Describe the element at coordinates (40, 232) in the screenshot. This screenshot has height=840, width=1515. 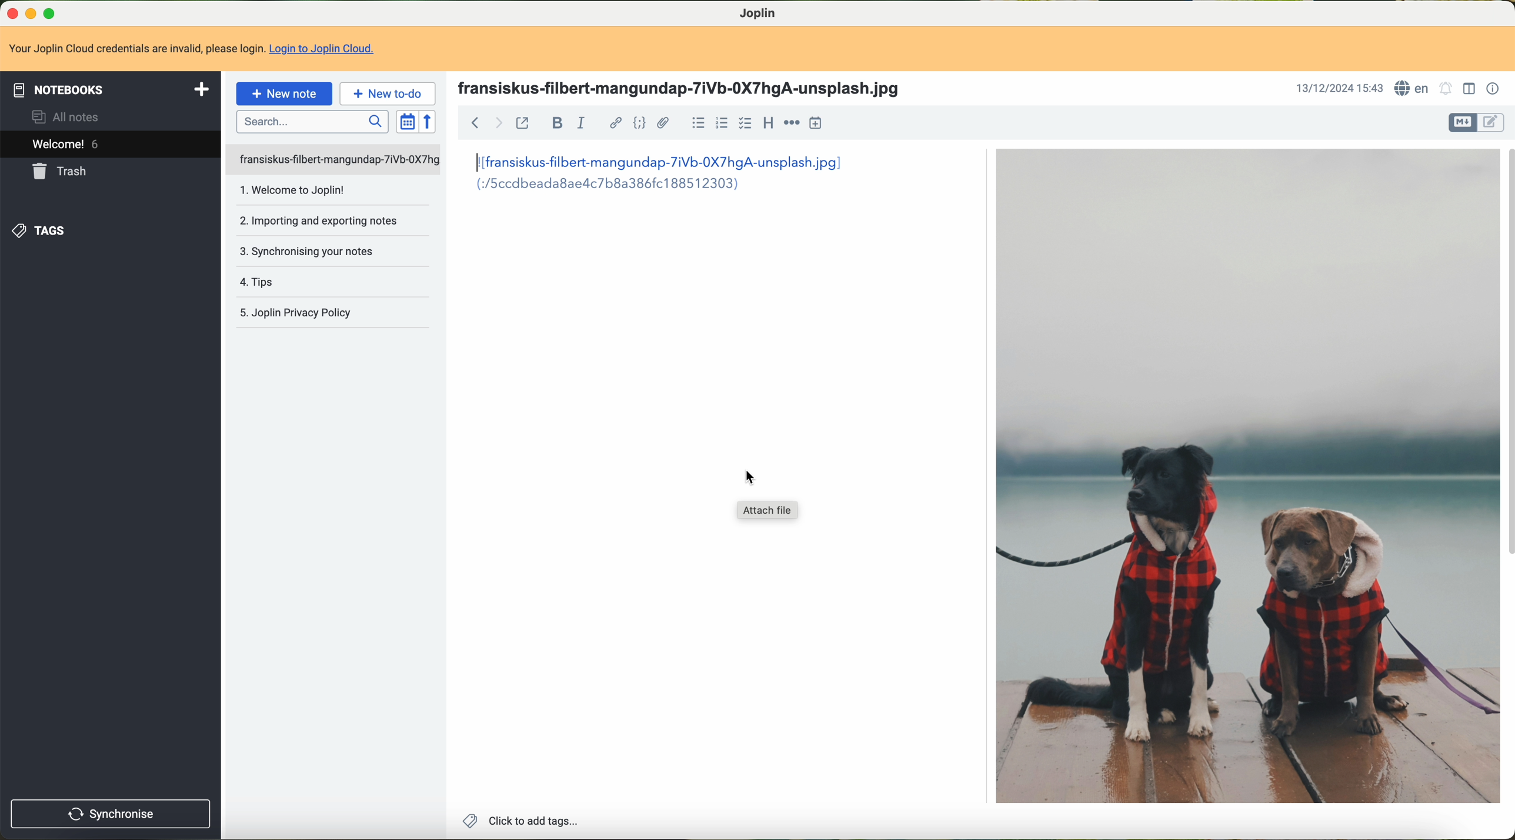
I see `tags` at that location.